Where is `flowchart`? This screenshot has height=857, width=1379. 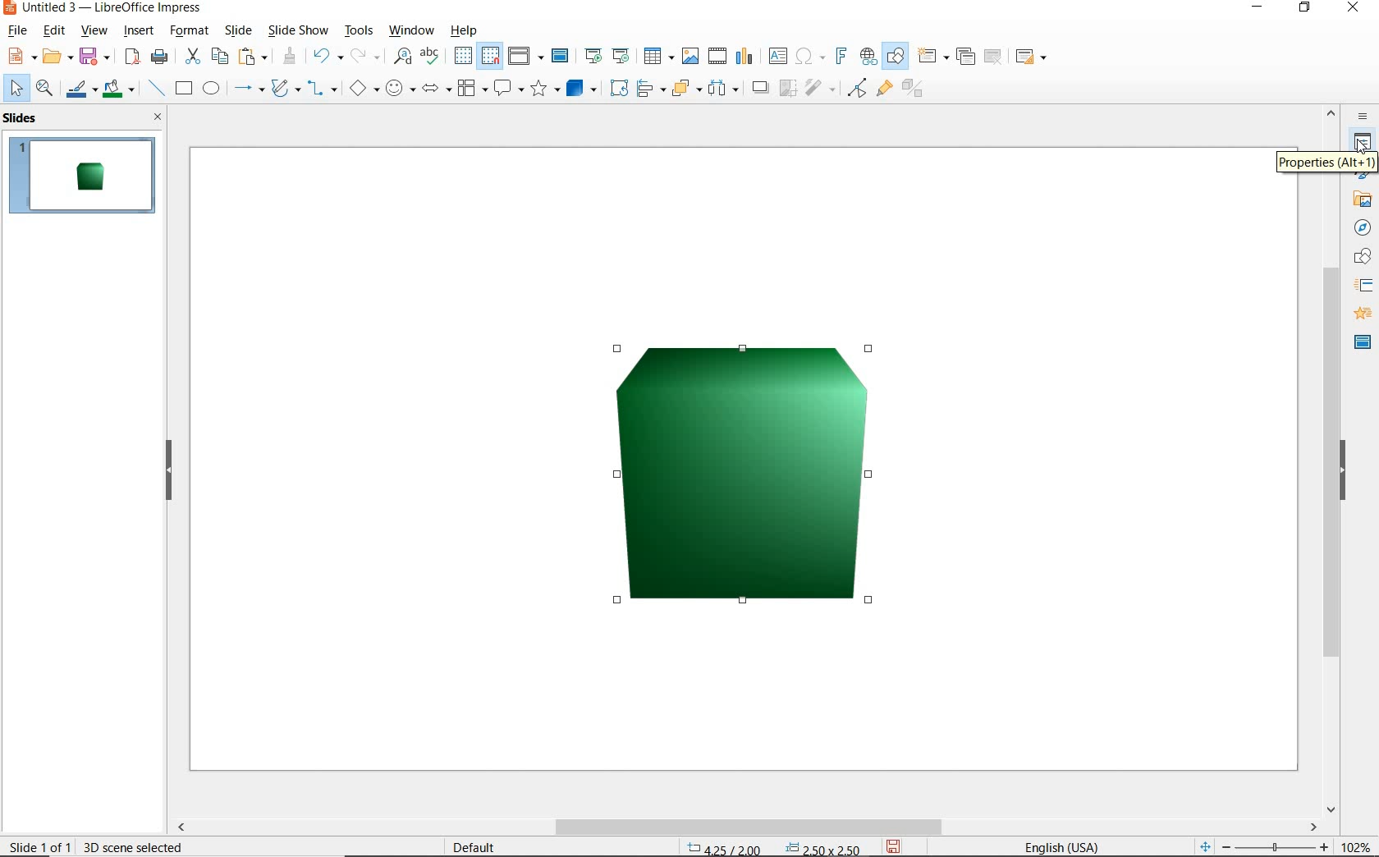 flowchart is located at coordinates (472, 88).